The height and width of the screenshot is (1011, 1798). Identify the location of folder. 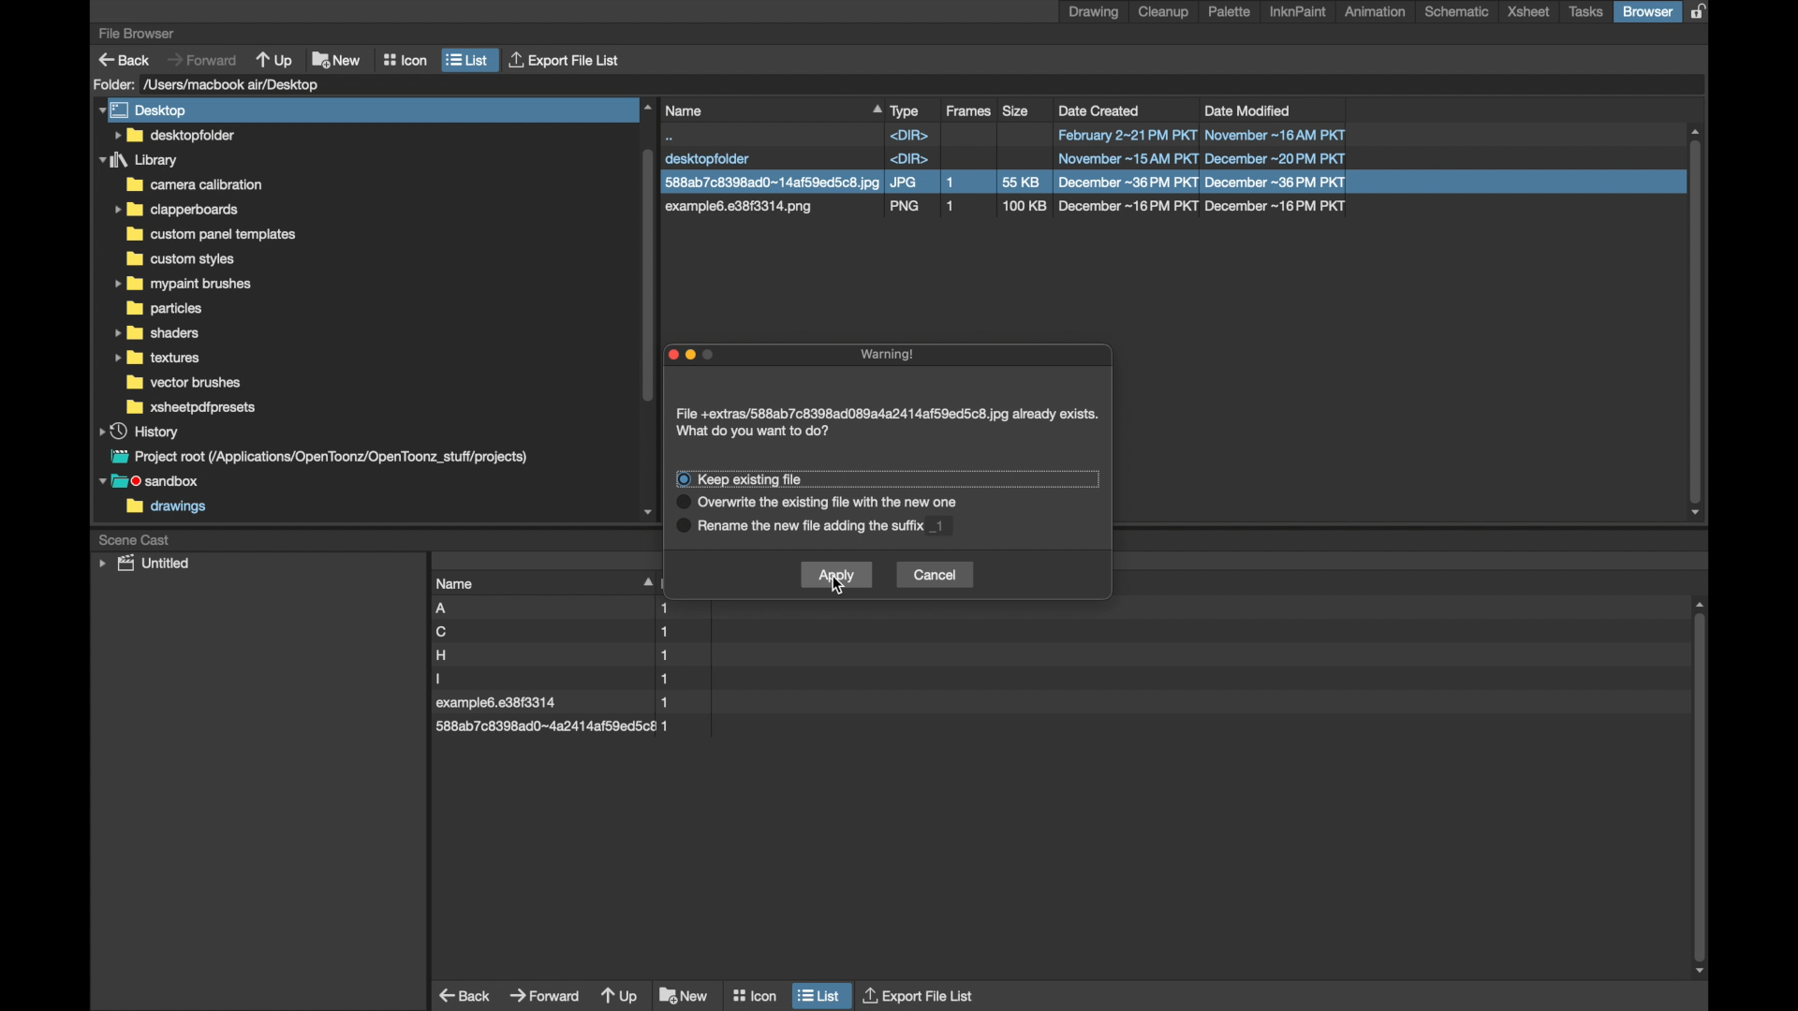
(193, 184).